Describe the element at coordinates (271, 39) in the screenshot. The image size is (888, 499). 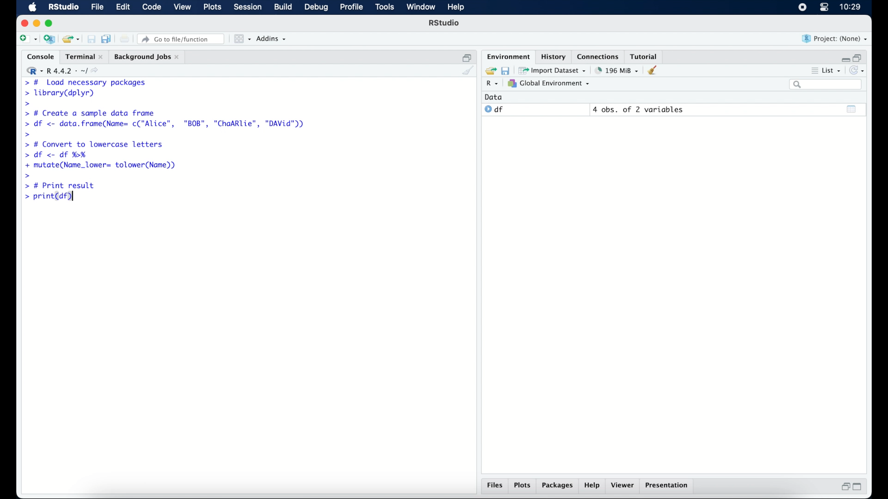
I see `addins` at that location.